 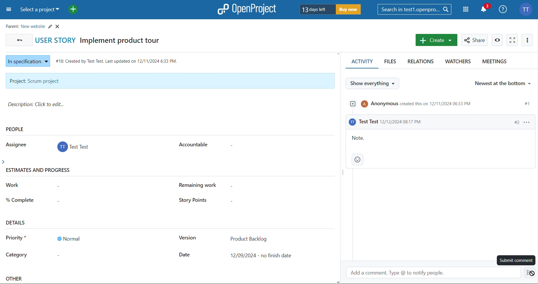 I want to click on Remaining work, so click(x=201, y=185).